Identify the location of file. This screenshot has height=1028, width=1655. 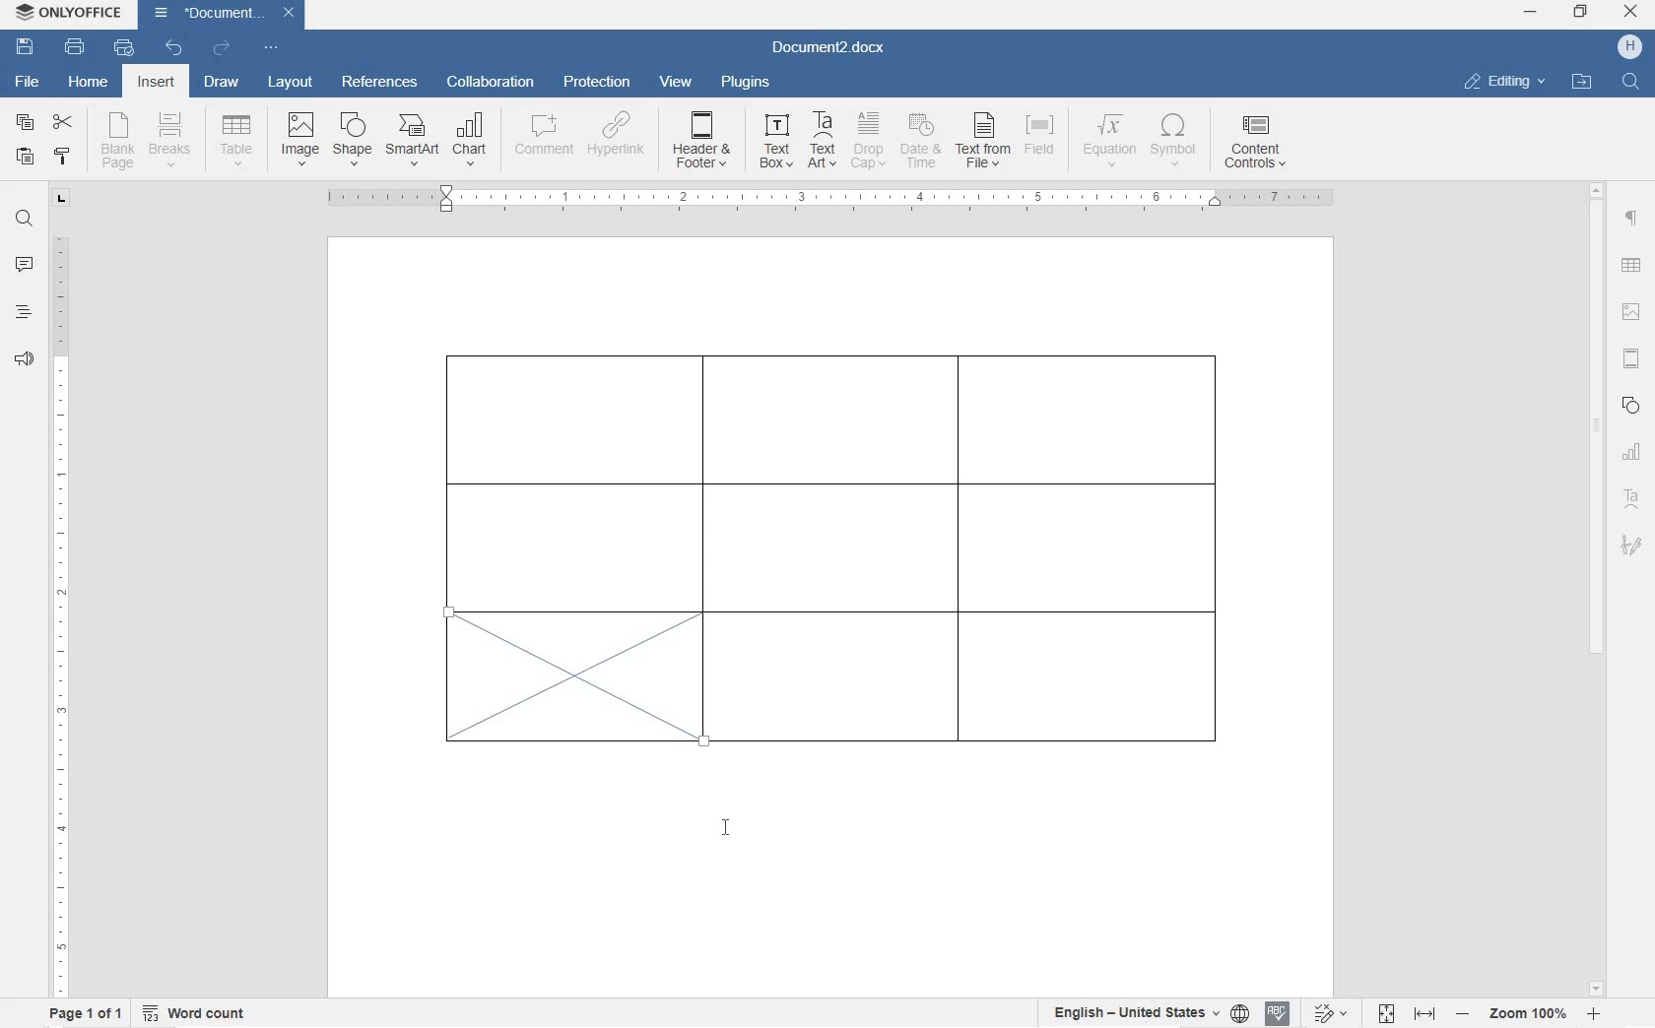
(31, 84).